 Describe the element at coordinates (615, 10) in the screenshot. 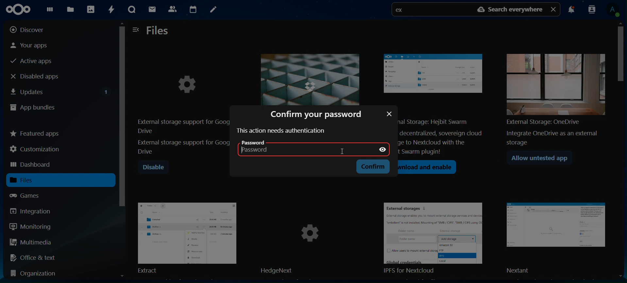

I see `view profile` at that location.